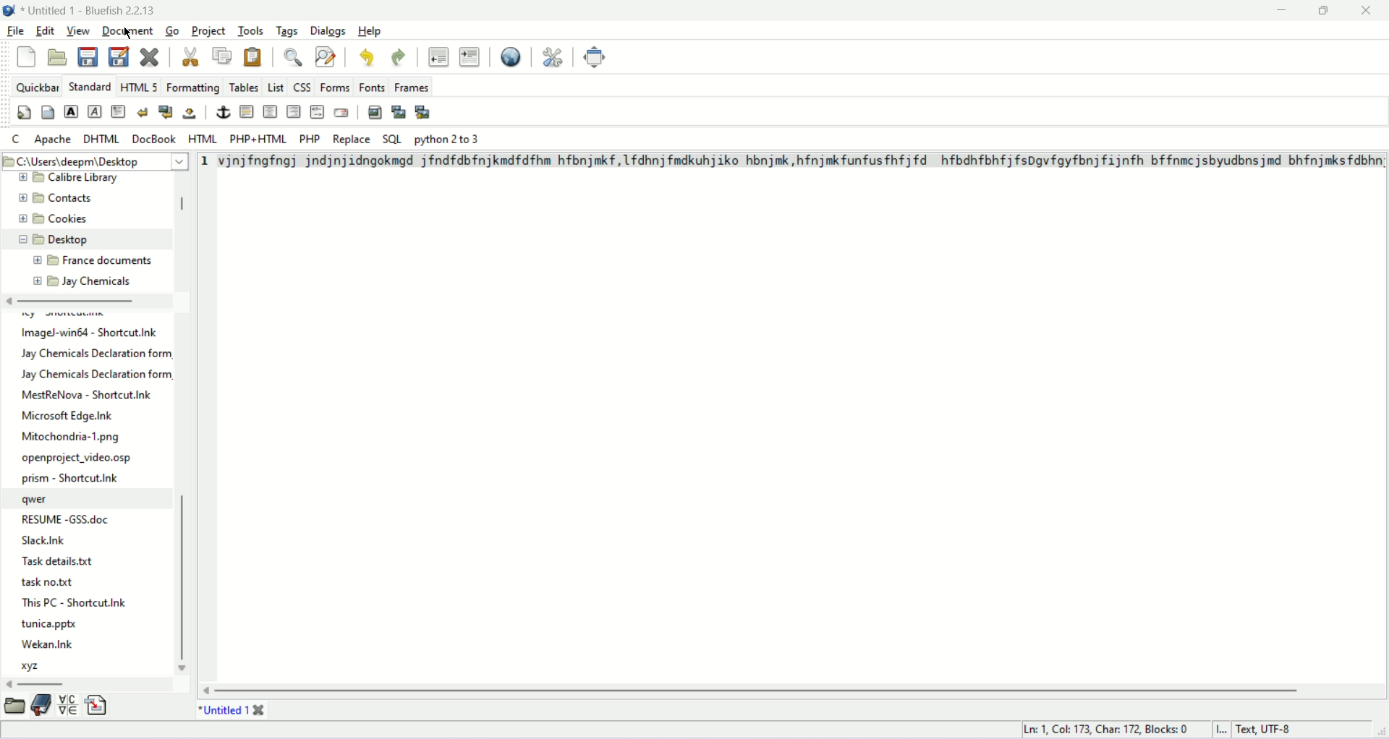 The image size is (1389, 739). Describe the element at coordinates (127, 28) in the screenshot. I see `document` at that location.